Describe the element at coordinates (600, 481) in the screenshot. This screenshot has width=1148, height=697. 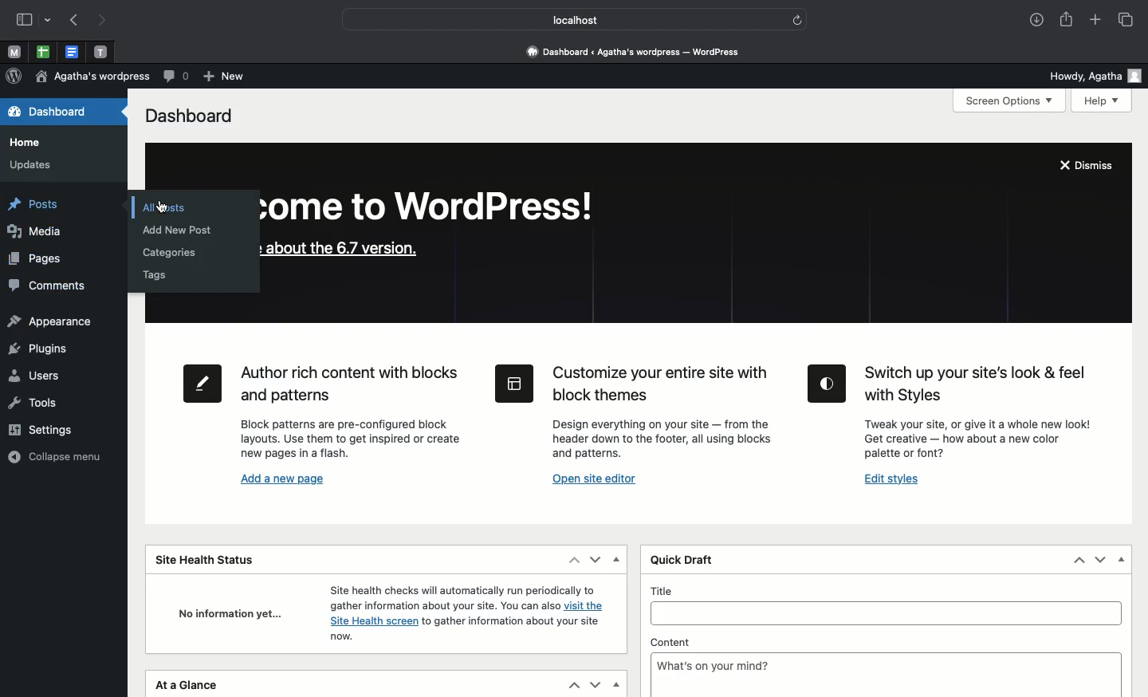
I see `Open site editor` at that location.